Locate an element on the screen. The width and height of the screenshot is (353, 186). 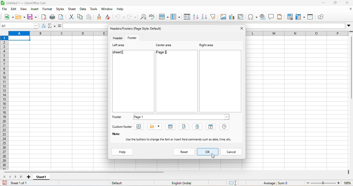
right area is located at coordinates (206, 45).